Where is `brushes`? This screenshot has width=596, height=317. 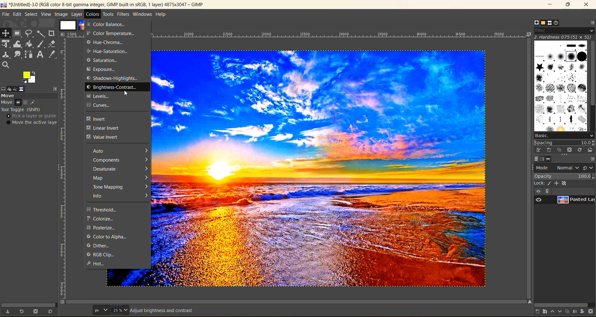
brushes is located at coordinates (536, 23).